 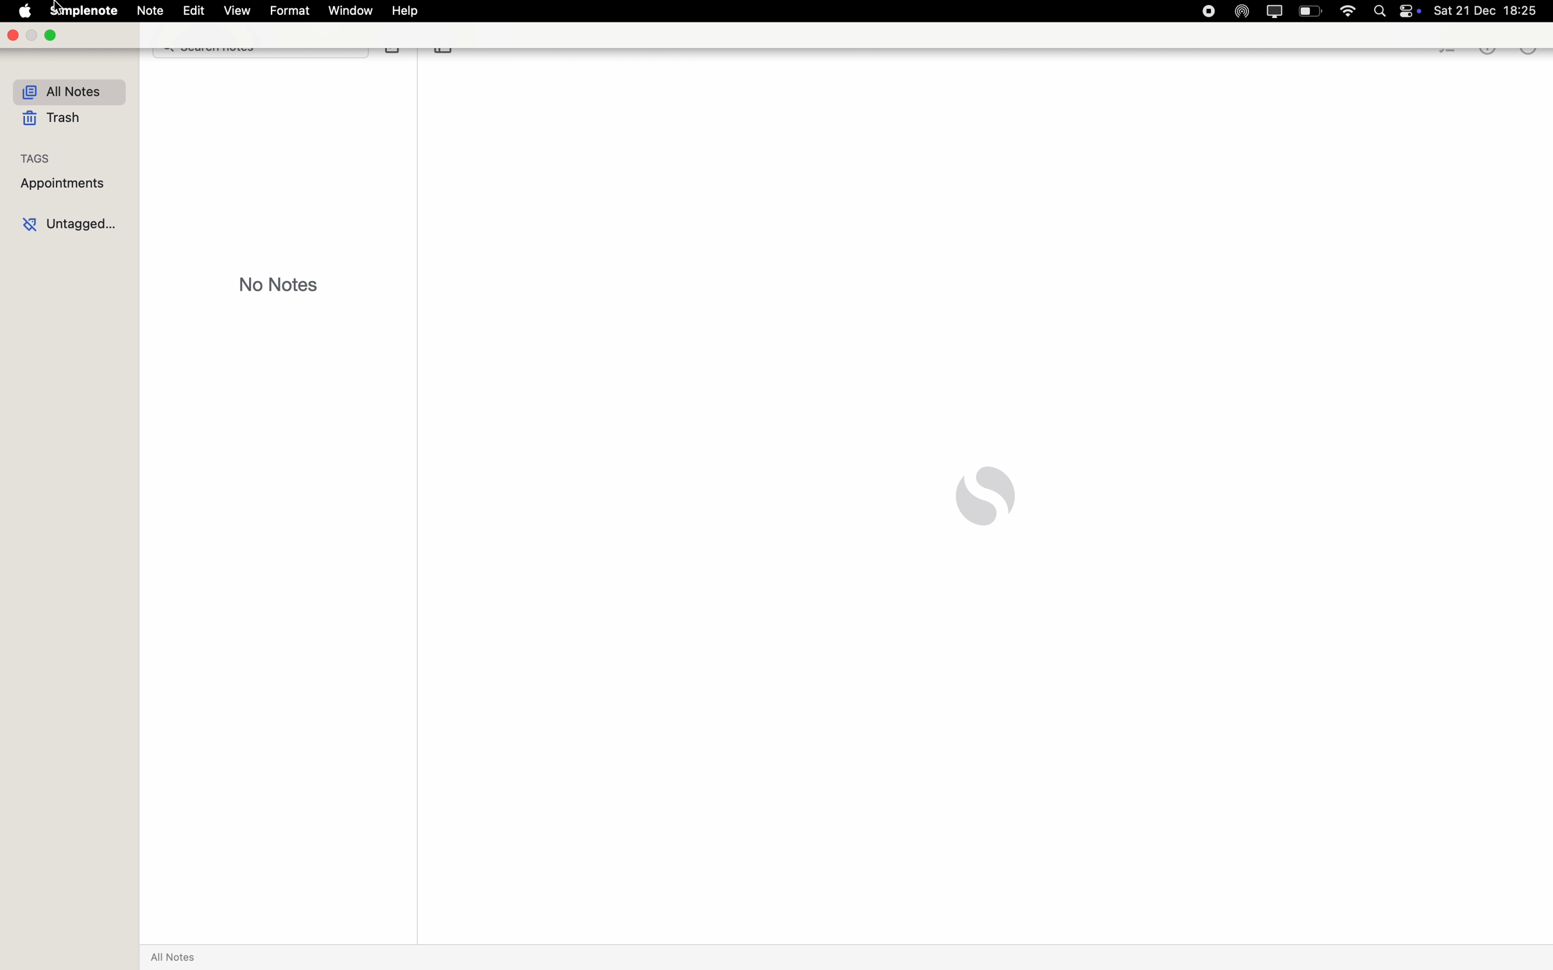 I want to click on metrics, so click(x=1488, y=55).